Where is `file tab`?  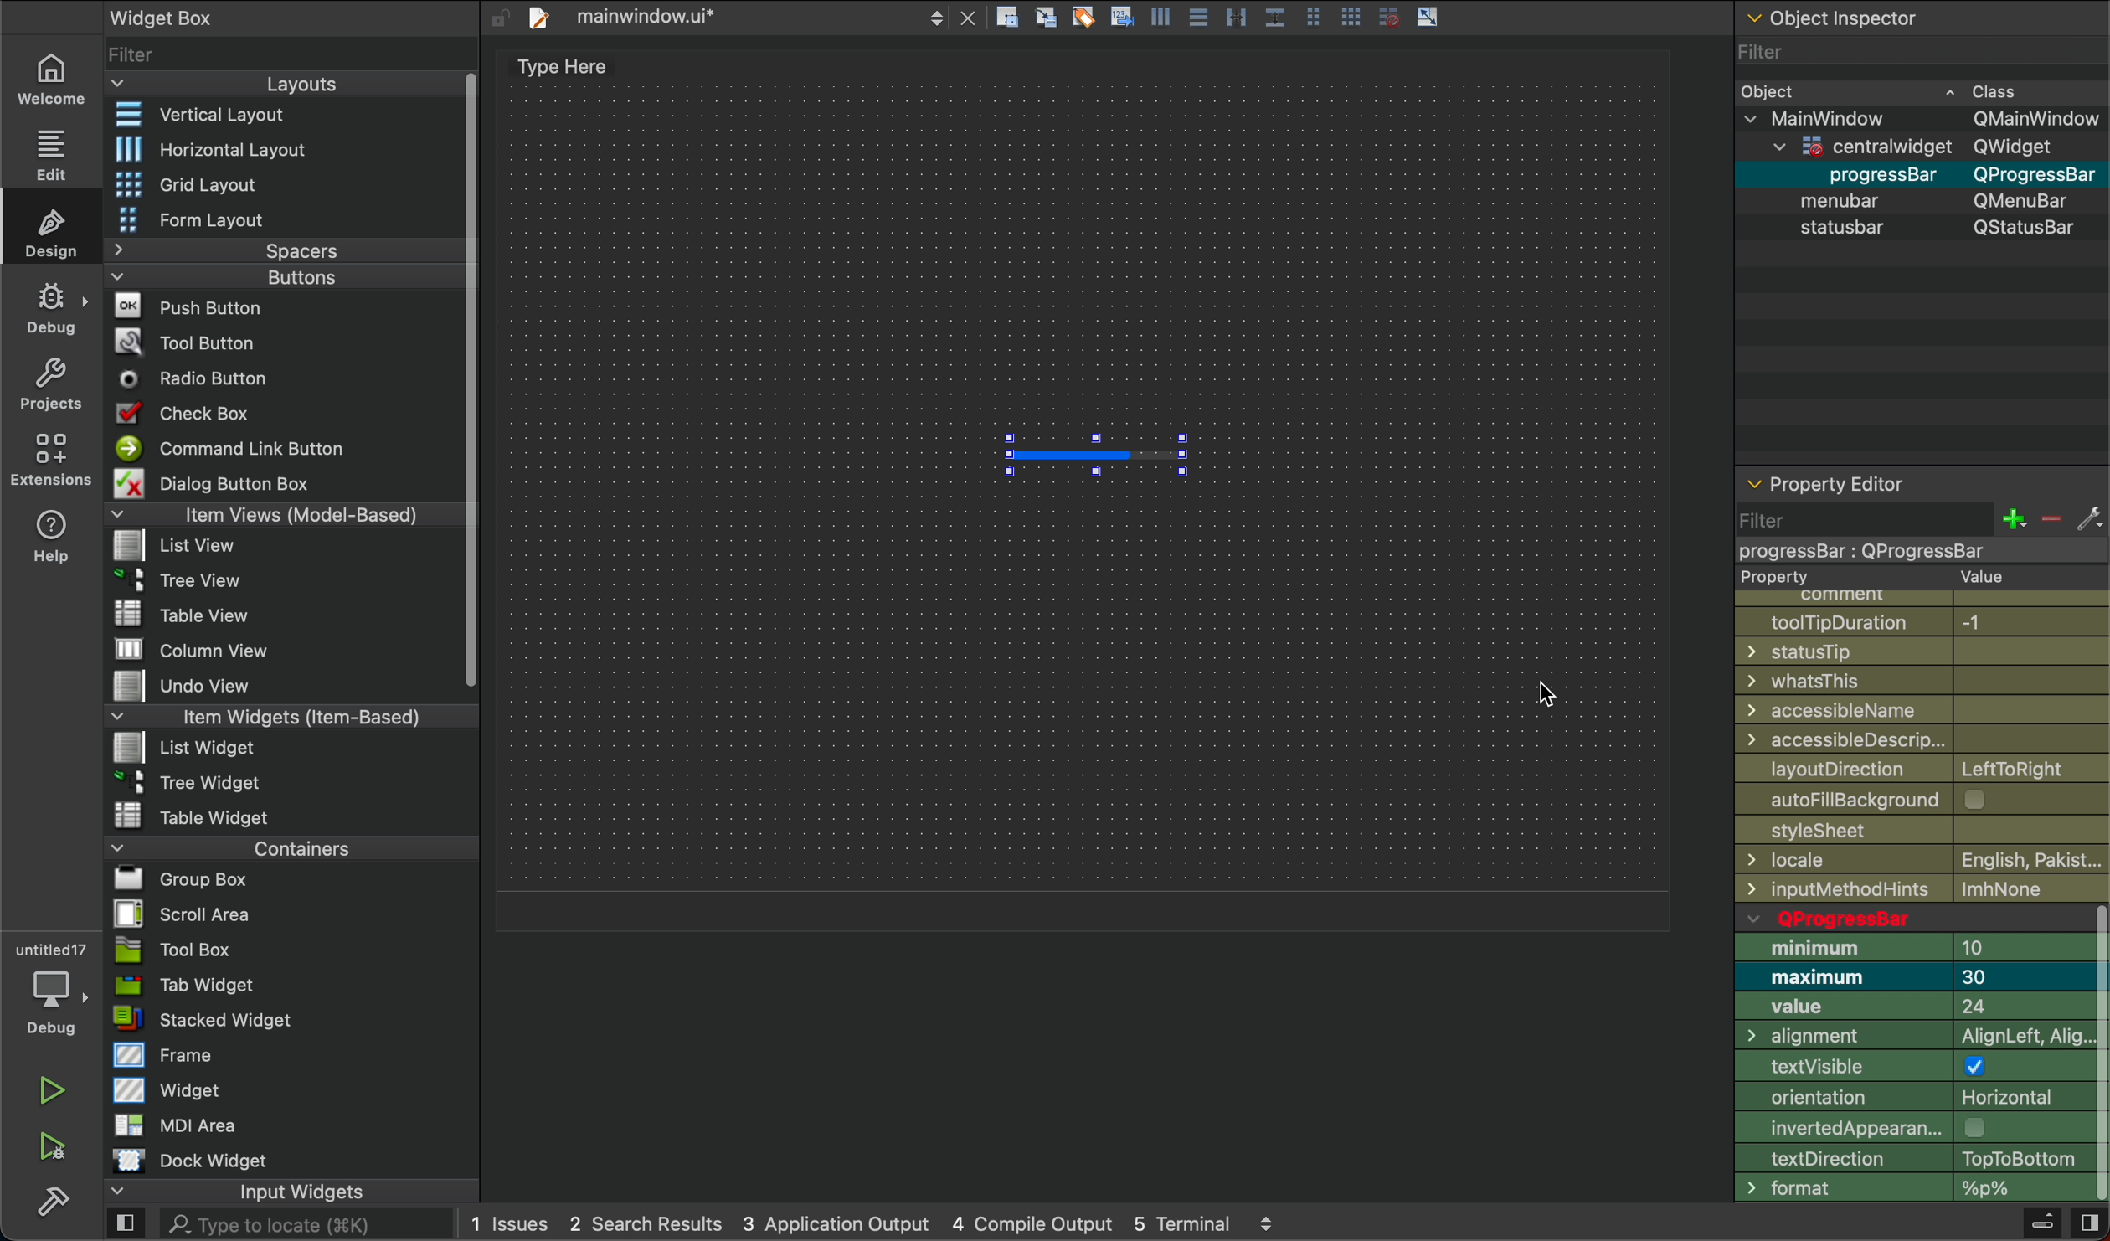
file tab is located at coordinates (750, 19).